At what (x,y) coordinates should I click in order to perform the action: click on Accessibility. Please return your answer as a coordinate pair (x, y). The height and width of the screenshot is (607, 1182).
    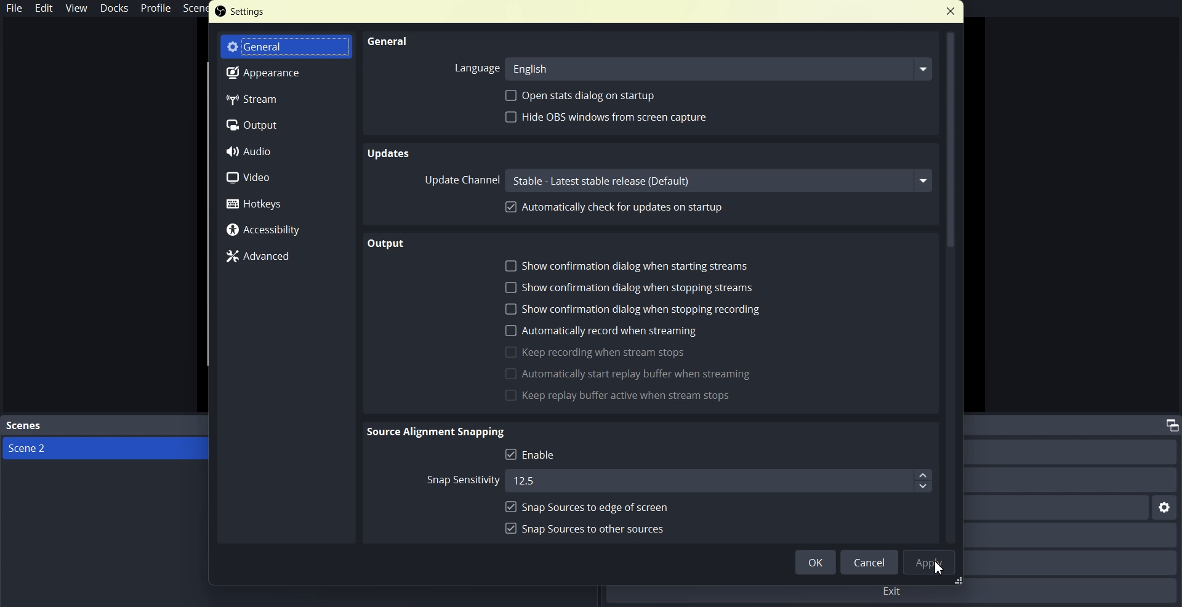
    Looking at the image, I should click on (286, 228).